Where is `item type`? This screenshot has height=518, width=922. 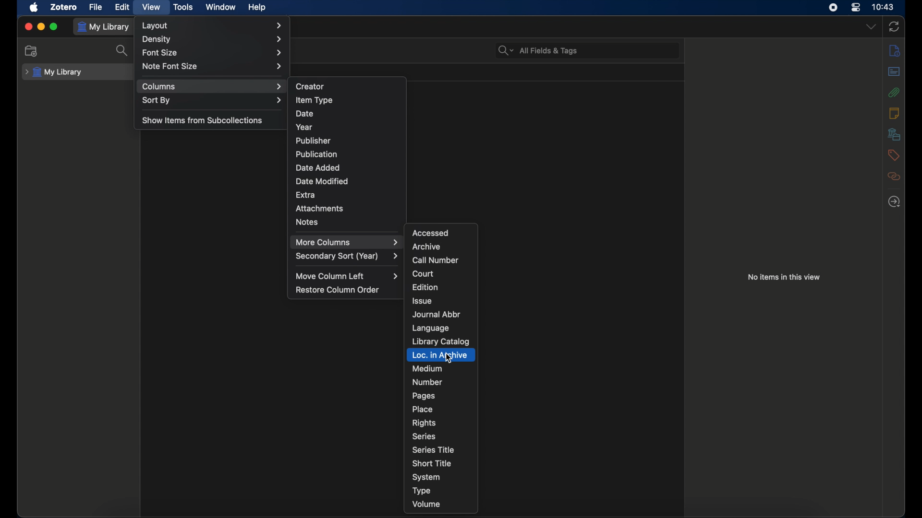 item type is located at coordinates (314, 100).